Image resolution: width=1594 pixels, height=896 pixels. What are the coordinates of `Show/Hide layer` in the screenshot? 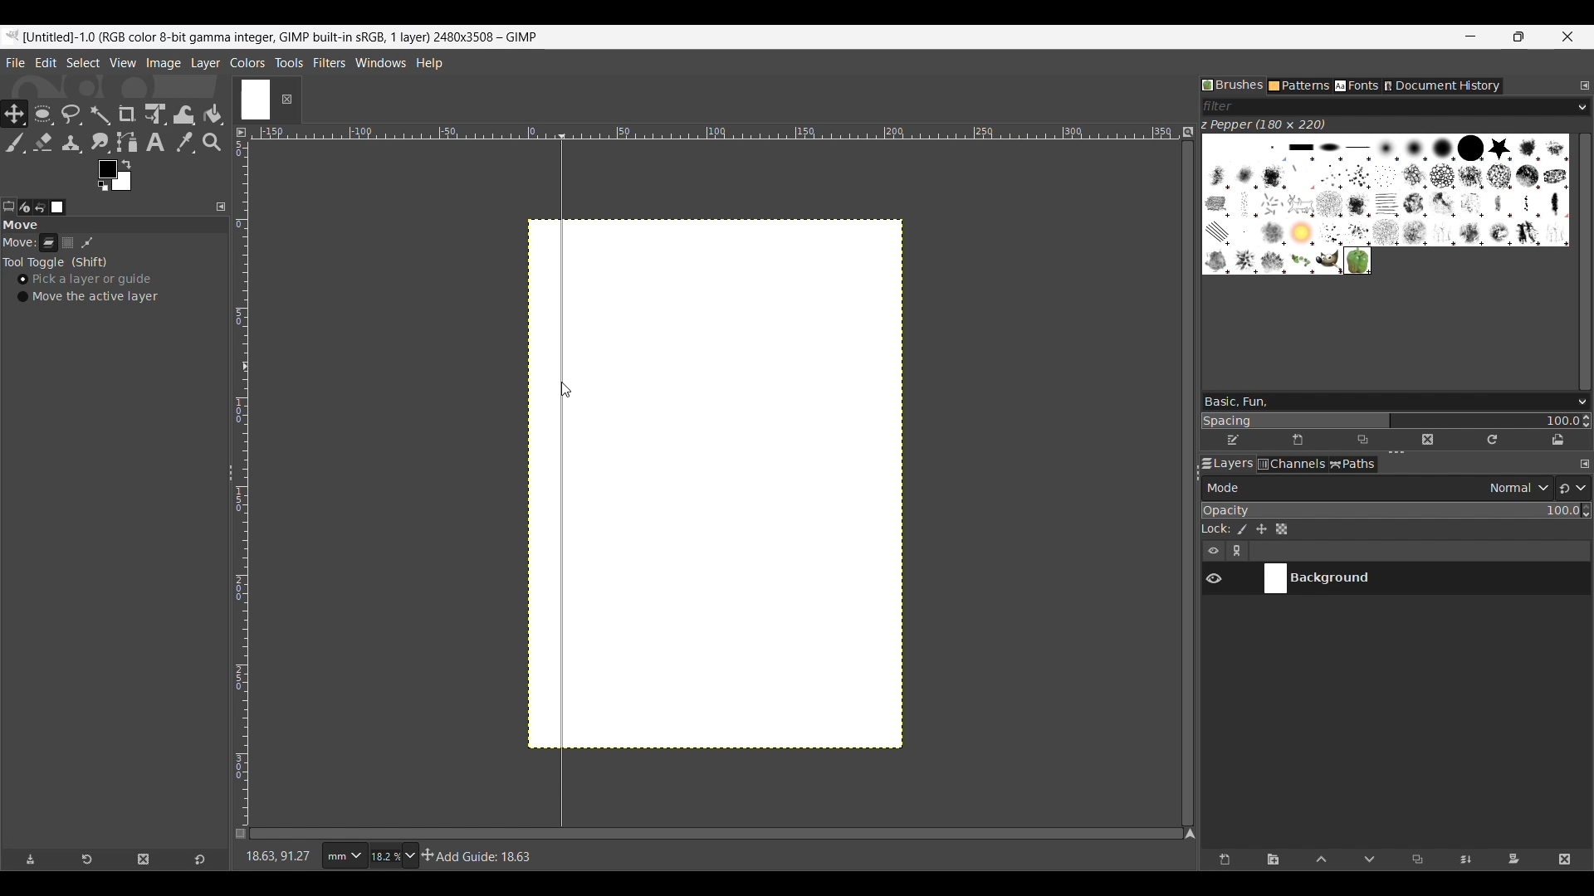 It's located at (1214, 579).